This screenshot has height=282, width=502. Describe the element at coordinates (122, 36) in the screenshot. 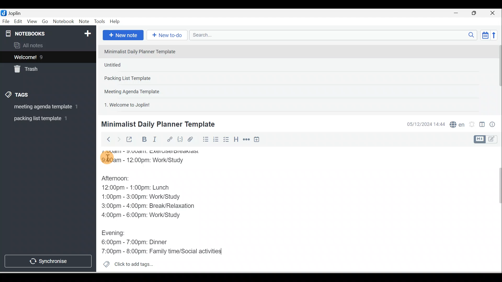

I see `New note` at that location.